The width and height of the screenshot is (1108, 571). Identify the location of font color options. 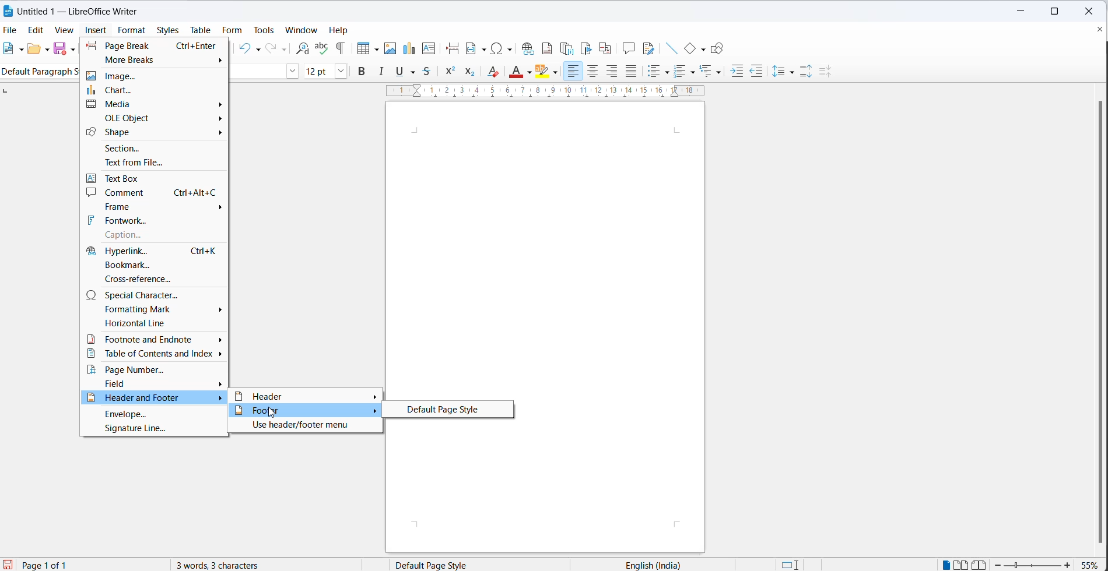
(529, 71).